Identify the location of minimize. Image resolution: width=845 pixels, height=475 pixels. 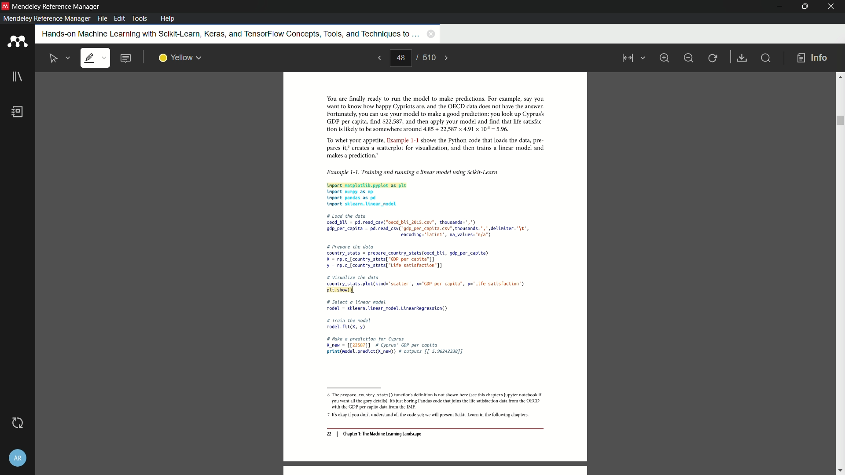
(780, 7).